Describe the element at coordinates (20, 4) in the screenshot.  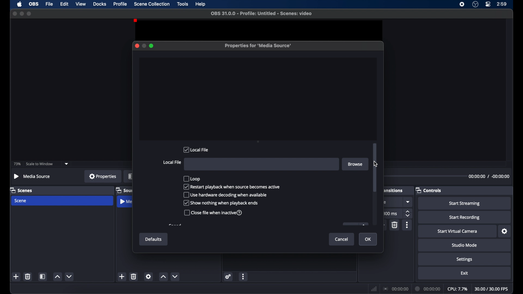
I see `apple icon` at that location.